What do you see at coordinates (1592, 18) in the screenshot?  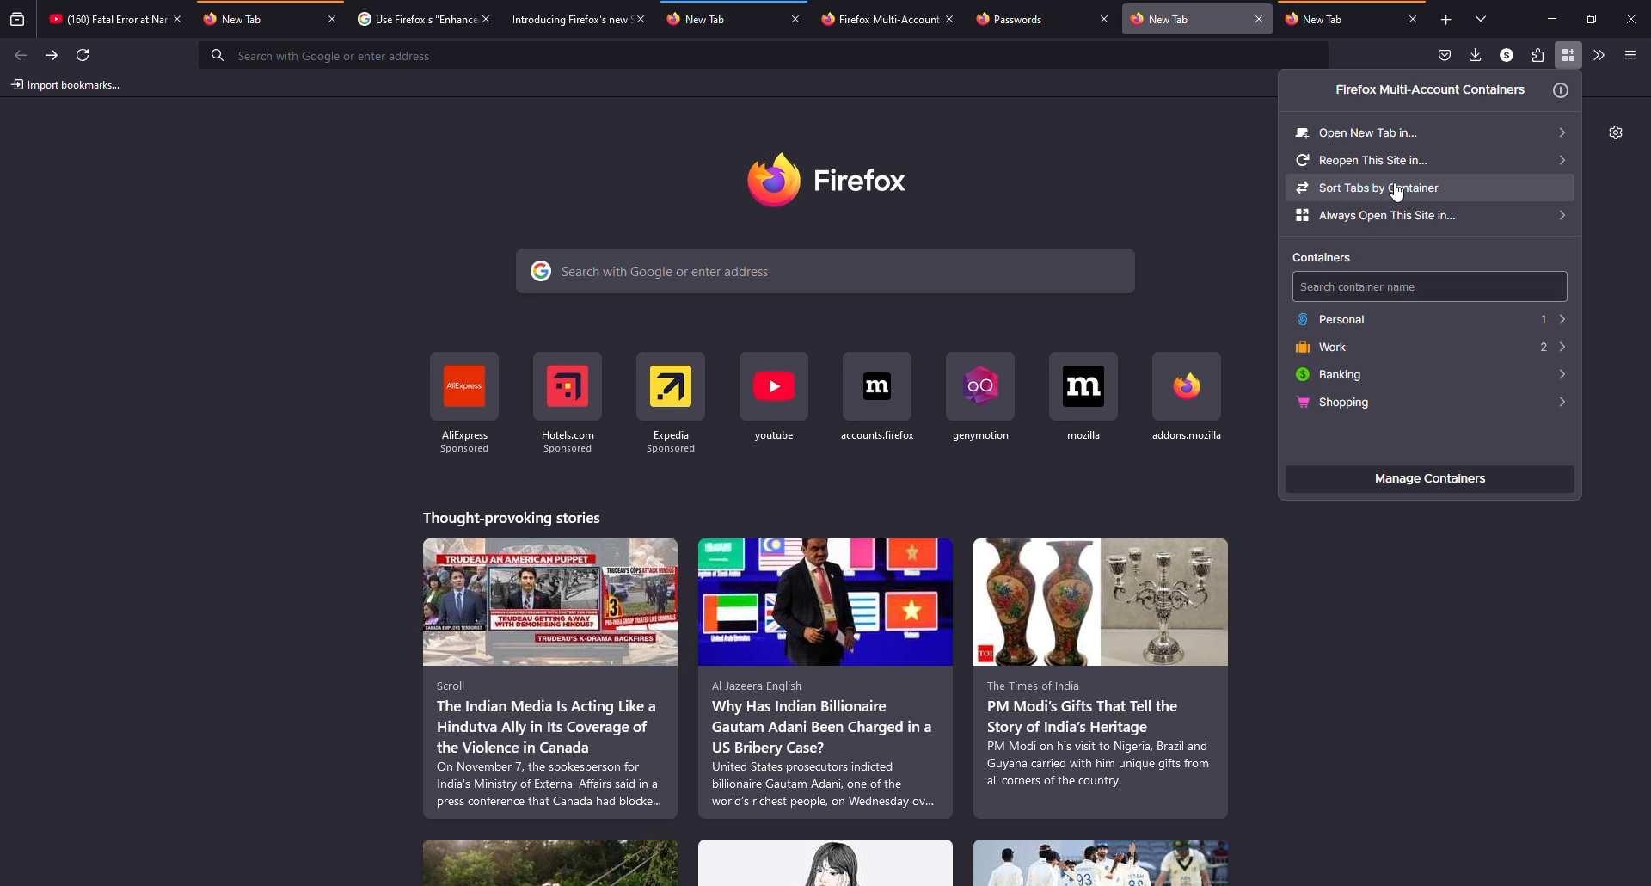 I see `maximize` at bounding box center [1592, 18].